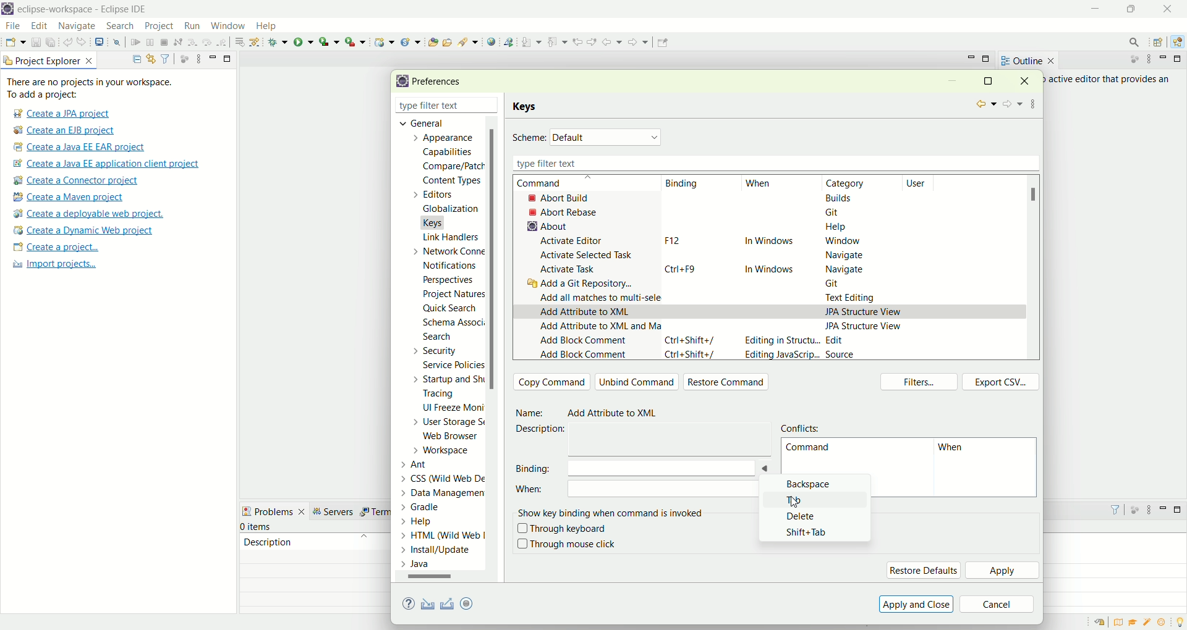  I want to click on close, so click(1029, 80).